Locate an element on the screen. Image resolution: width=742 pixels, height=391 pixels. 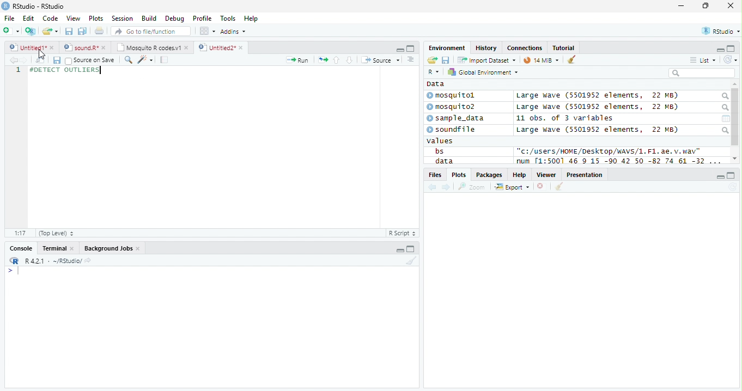
open an existing file is located at coordinates (50, 31).